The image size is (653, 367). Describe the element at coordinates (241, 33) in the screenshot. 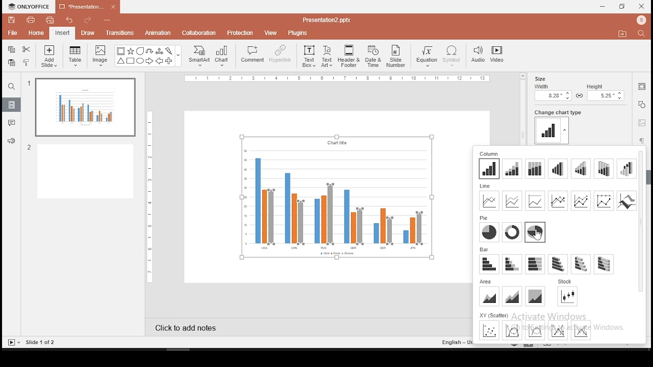

I see `protection` at that location.